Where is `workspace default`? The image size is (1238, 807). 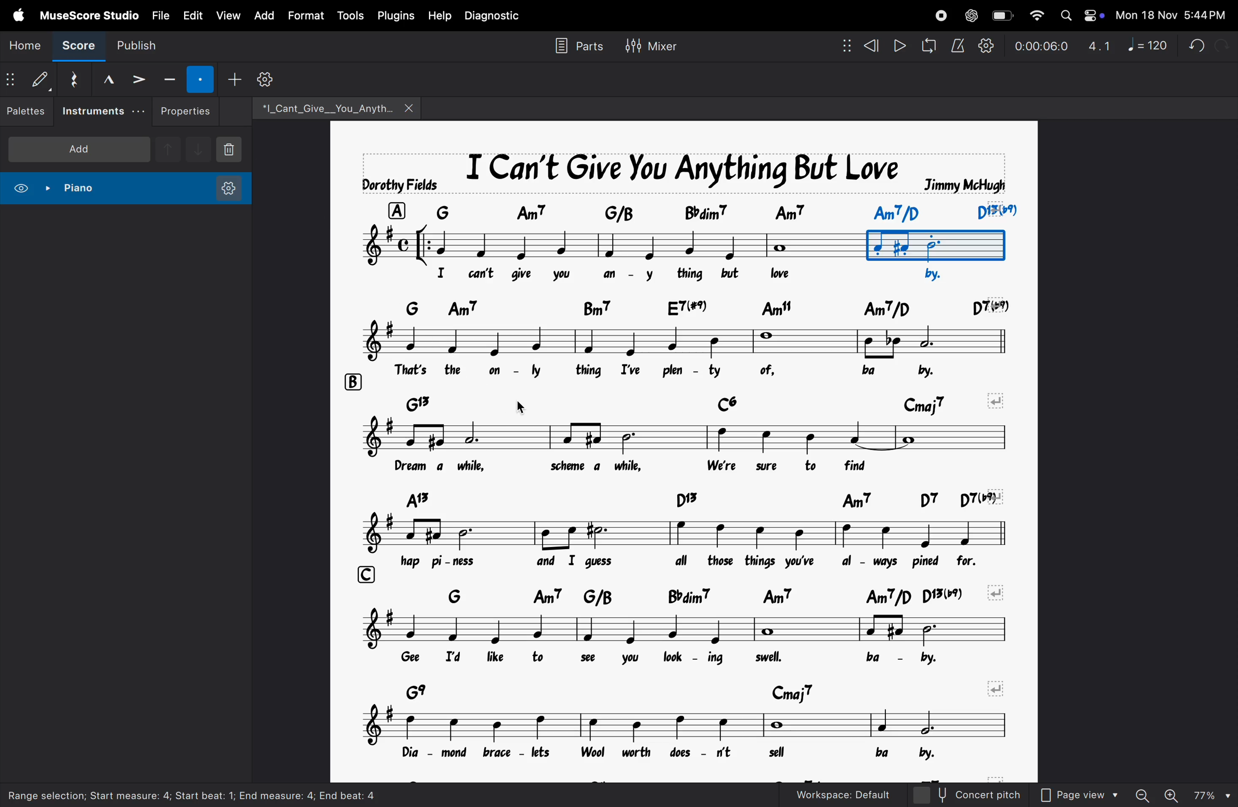 workspace default is located at coordinates (836, 794).